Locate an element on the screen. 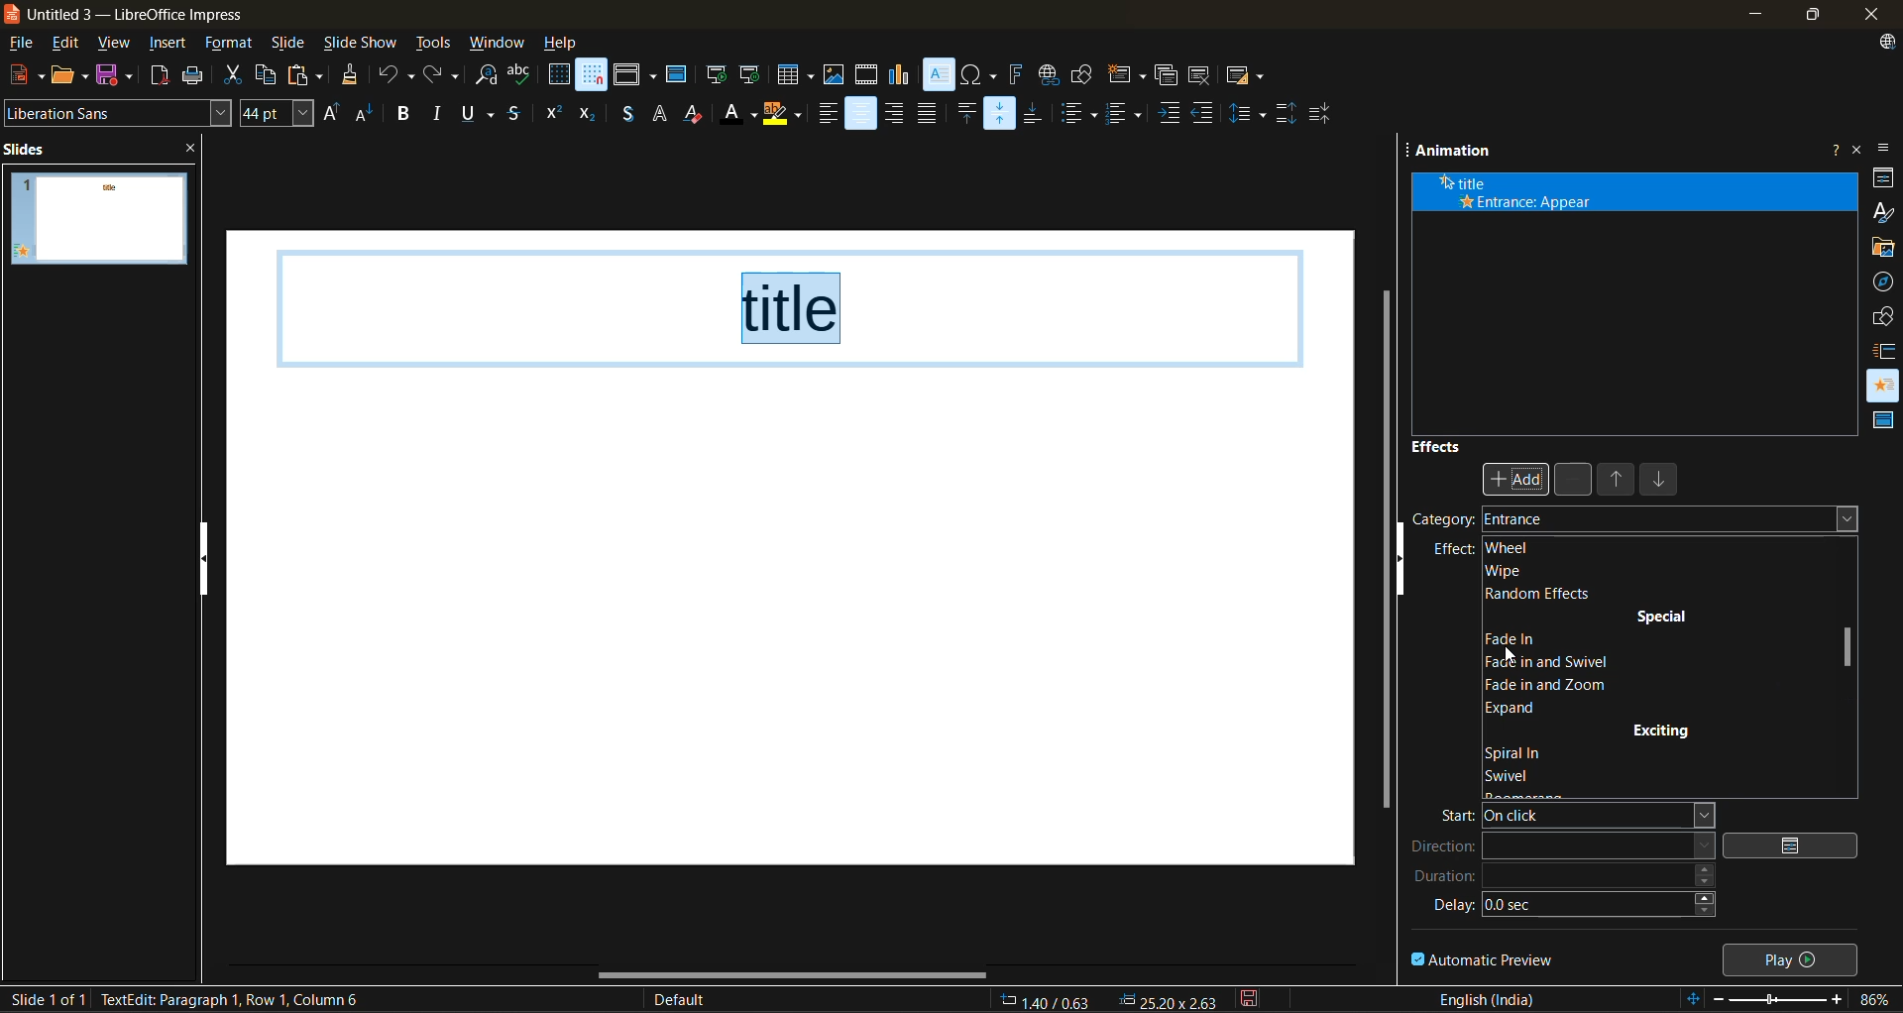  zoom factor is located at coordinates (1877, 999).